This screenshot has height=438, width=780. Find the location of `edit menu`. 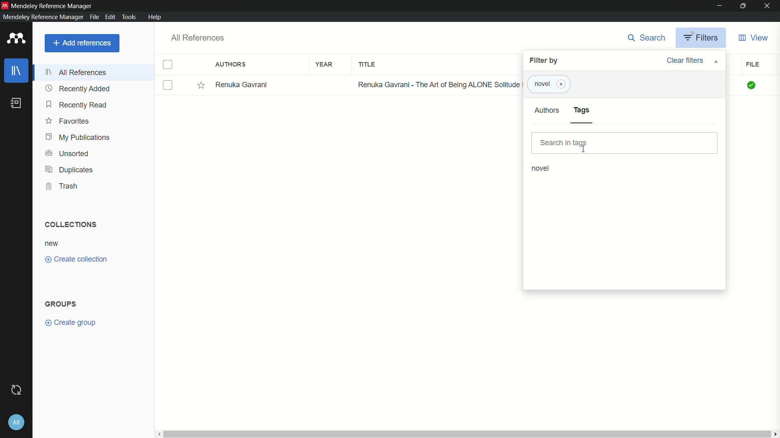

edit menu is located at coordinates (110, 17).